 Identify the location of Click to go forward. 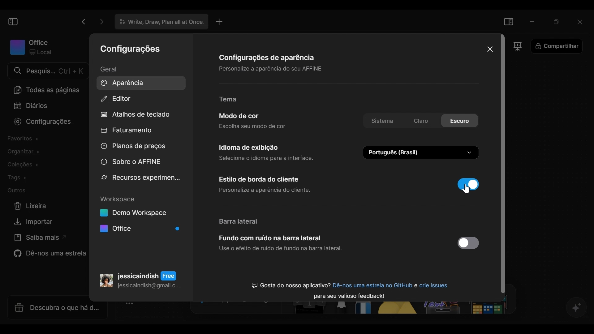
(100, 22).